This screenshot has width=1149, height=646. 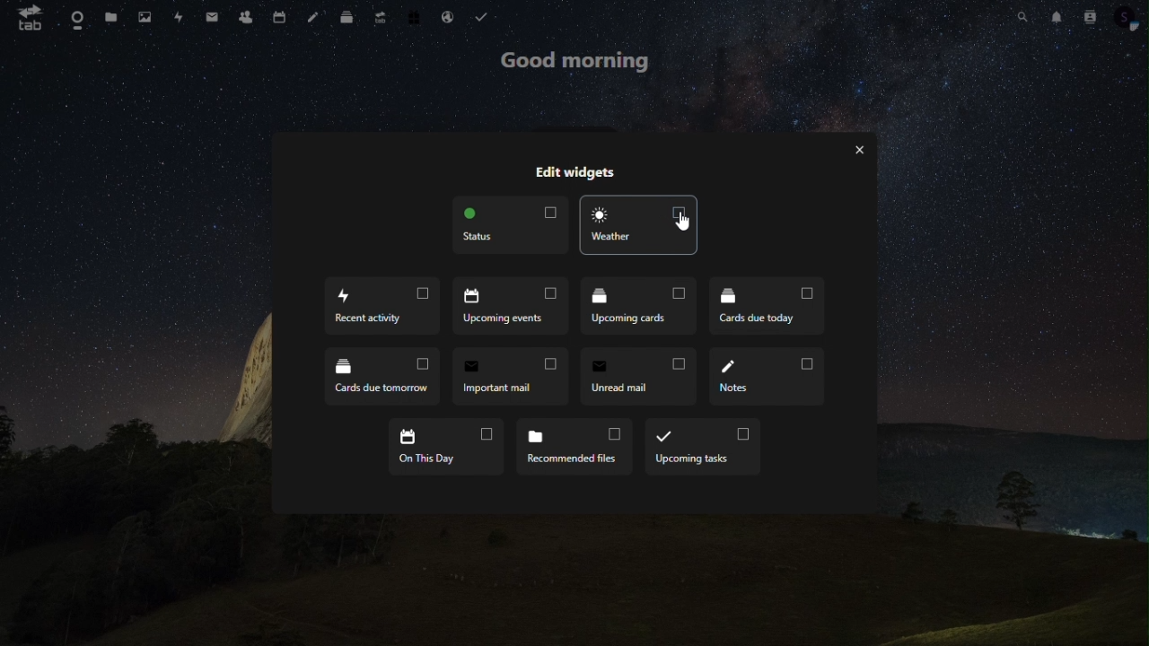 I want to click on calendar, so click(x=277, y=17).